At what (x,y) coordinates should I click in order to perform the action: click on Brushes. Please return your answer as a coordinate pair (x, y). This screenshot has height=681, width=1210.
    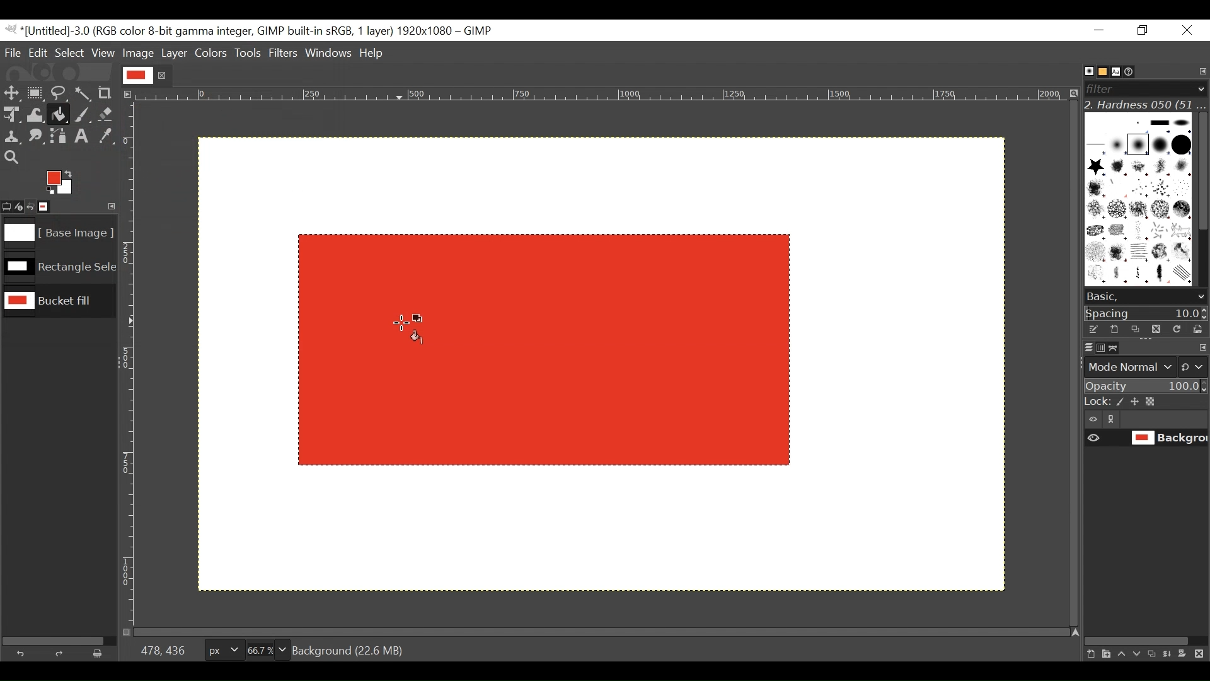
    Looking at the image, I should click on (1083, 71).